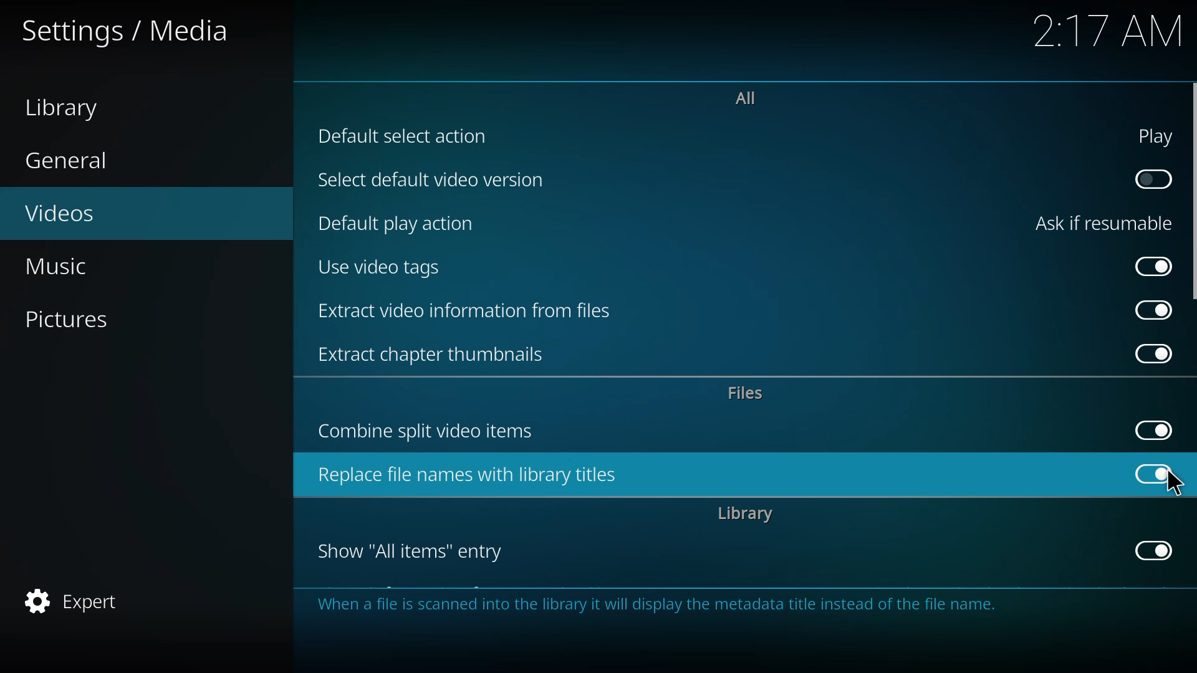  I want to click on files, so click(749, 393).